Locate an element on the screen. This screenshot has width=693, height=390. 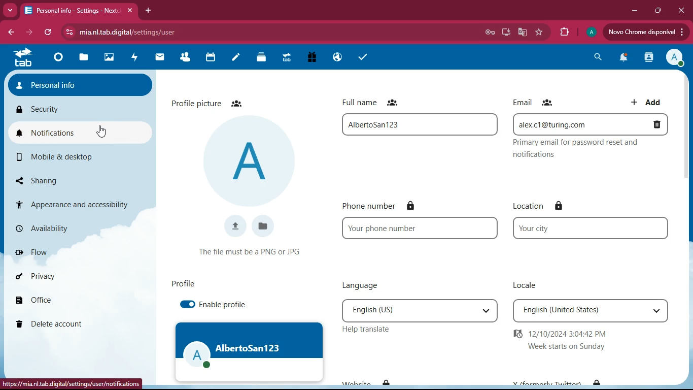
url is located at coordinates (72, 383).